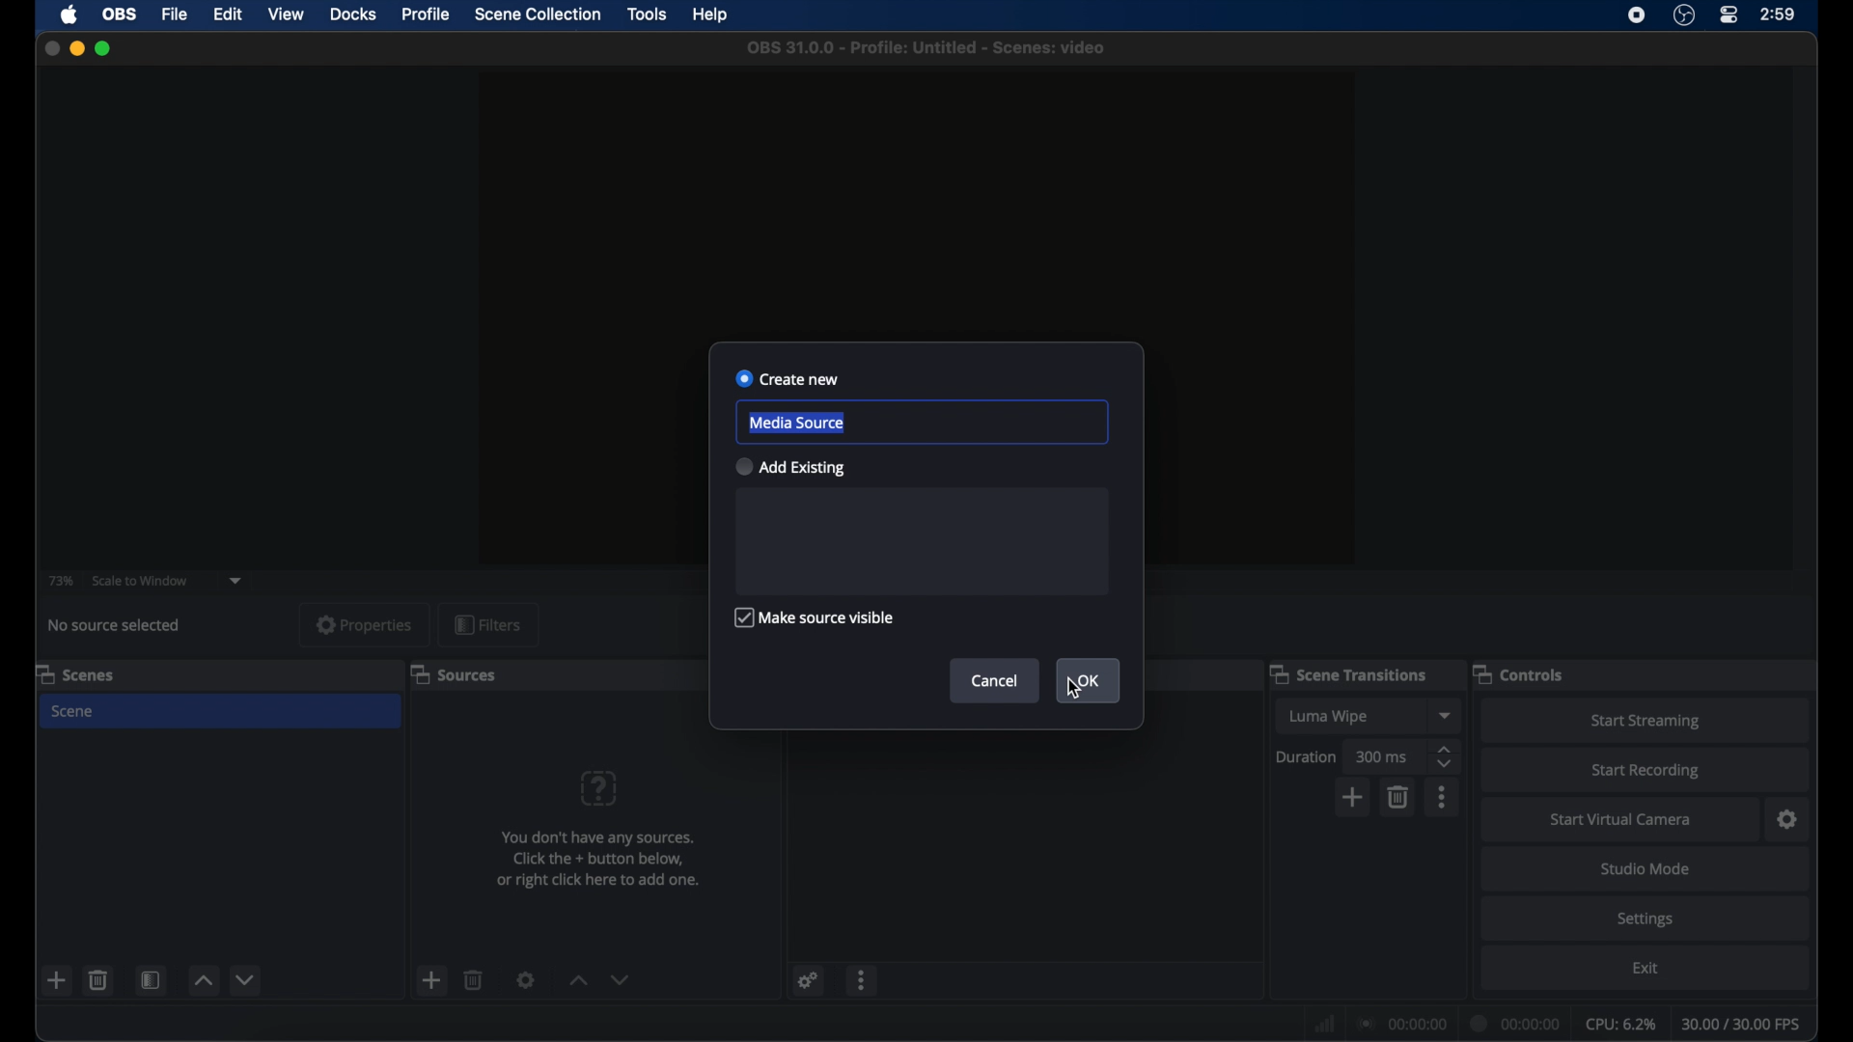  Describe the element at coordinates (1517, 673) in the screenshot. I see `controls` at that location.